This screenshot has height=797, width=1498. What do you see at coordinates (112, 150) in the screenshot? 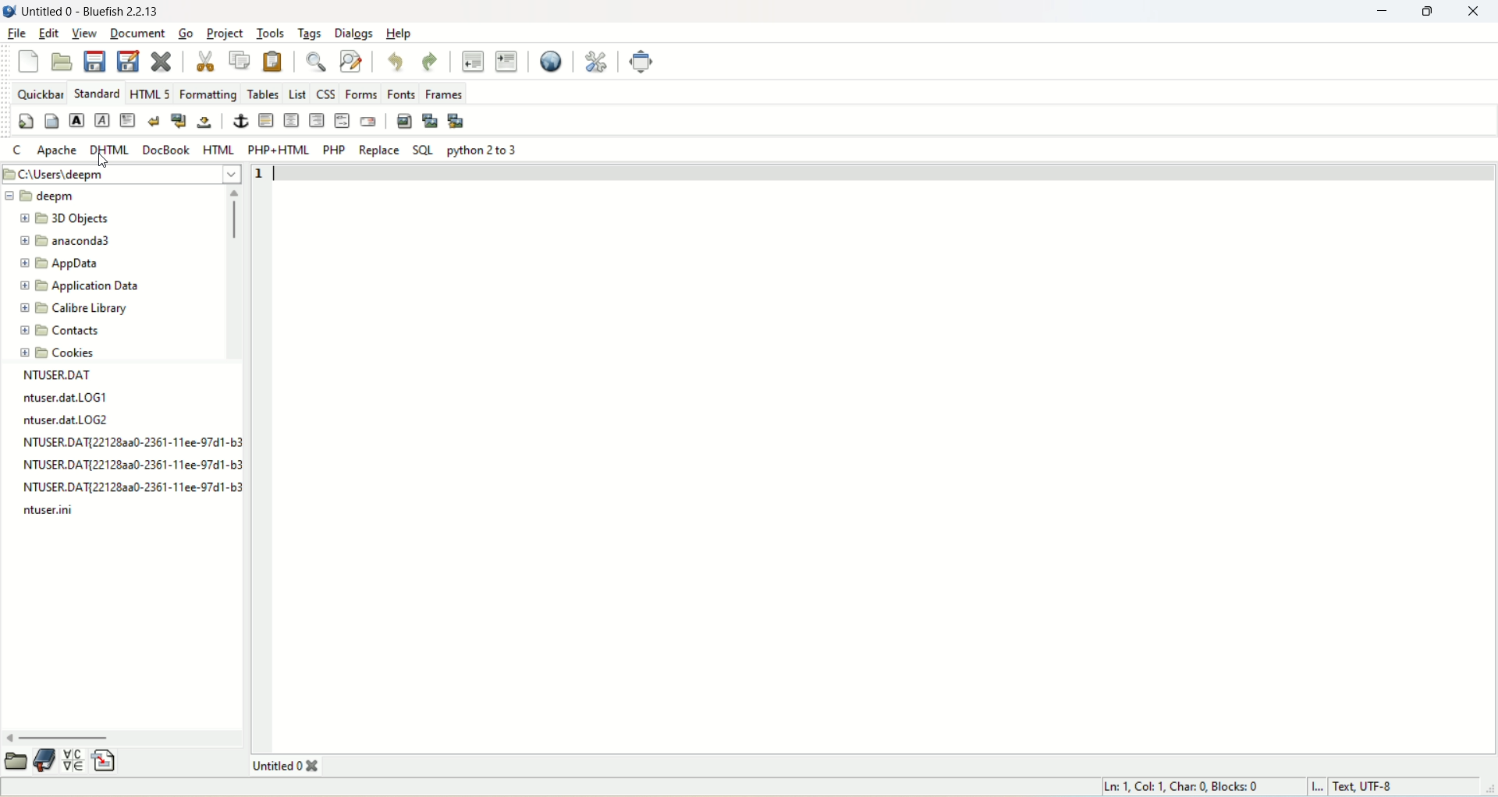
I see `DHTML` at bounding box center [112, 150].